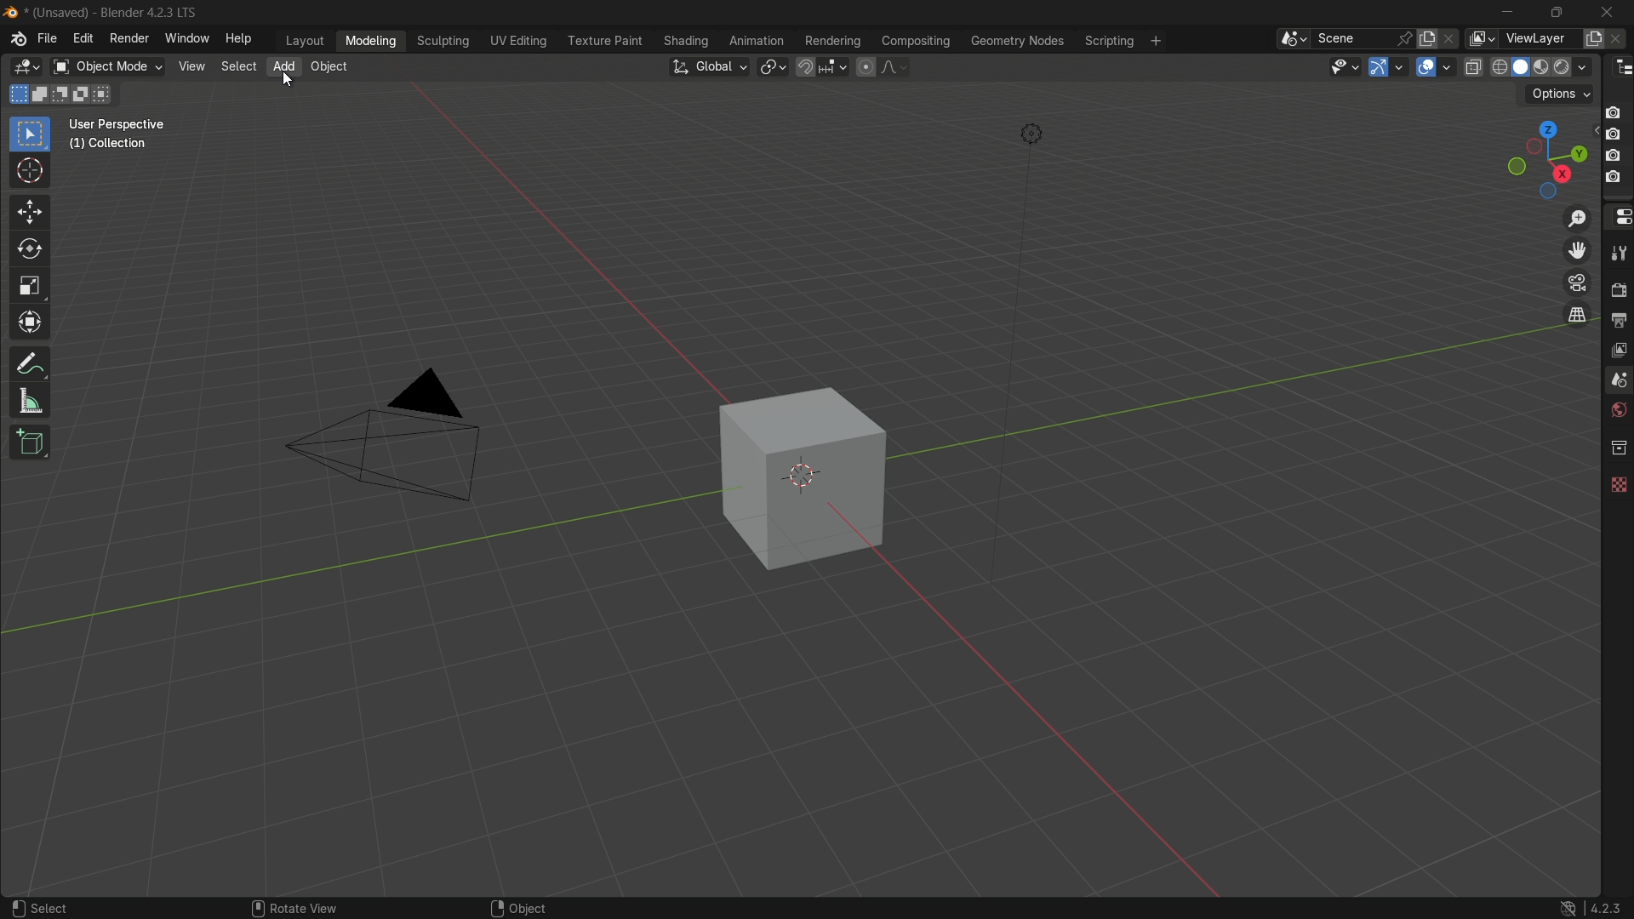 This screenshot has height=919, width=1634. I want to click on 4.2.3, so click(1607, 907).